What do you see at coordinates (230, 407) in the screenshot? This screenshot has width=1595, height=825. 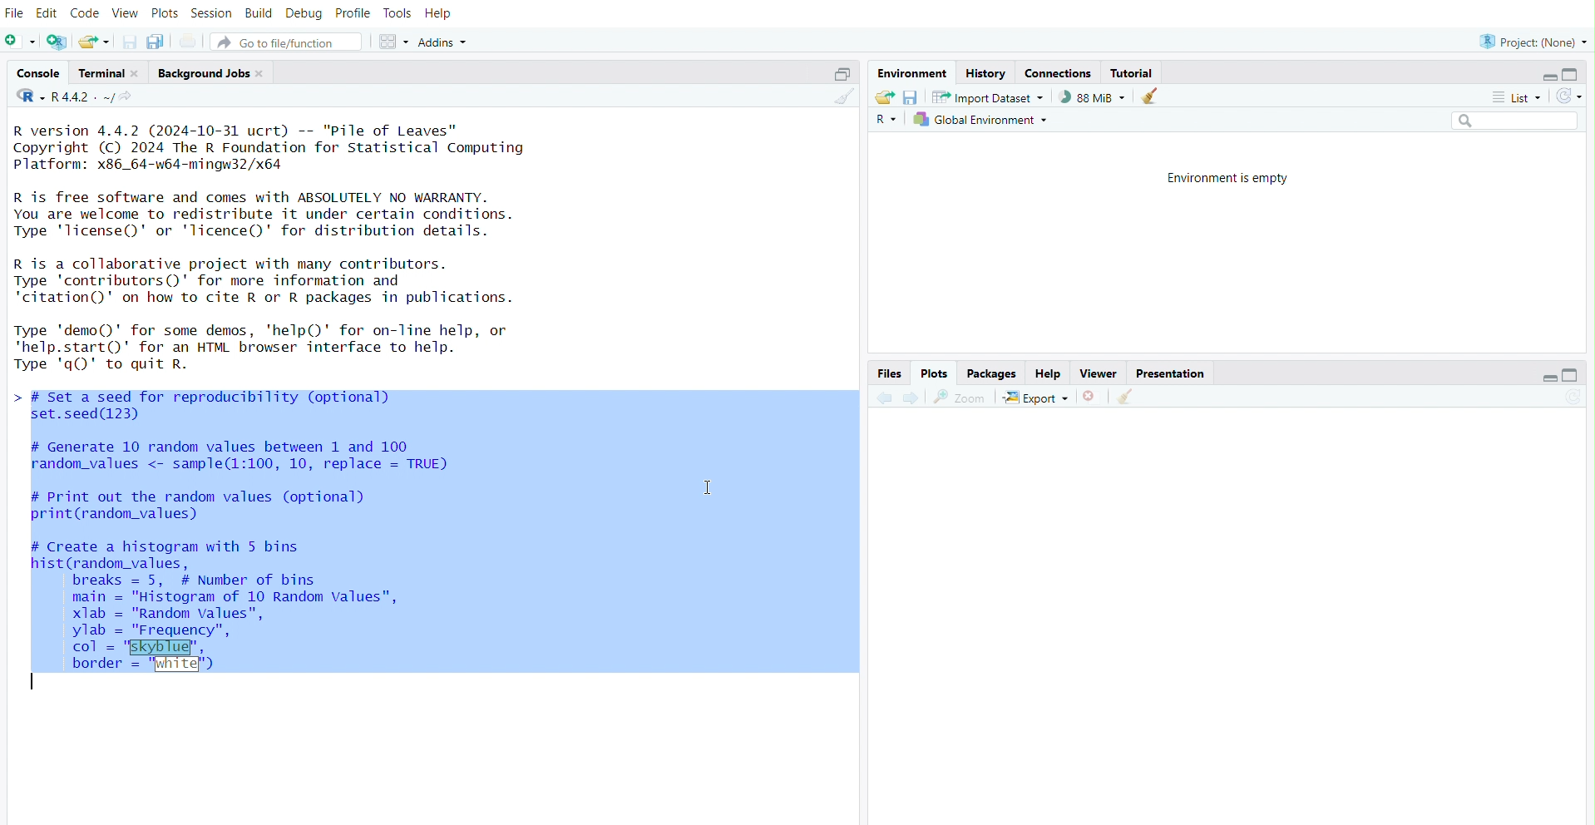 I see `code to set a speed` at bounding box center [230, 407].